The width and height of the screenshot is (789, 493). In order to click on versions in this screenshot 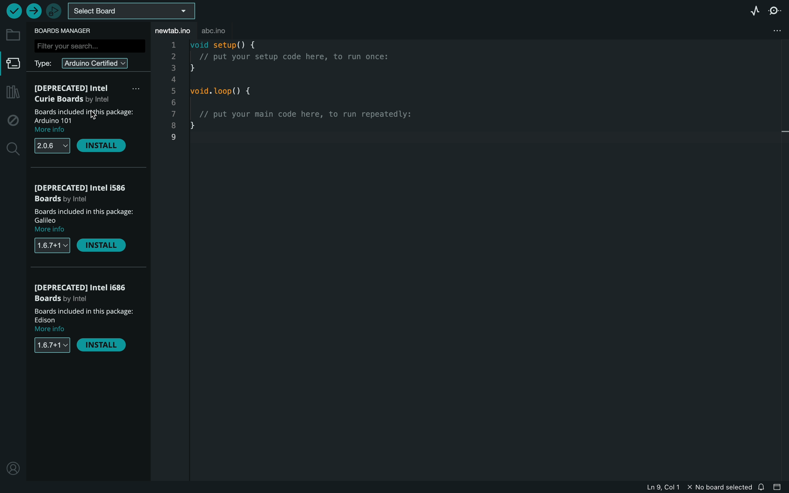, I will do `click(52, 347)`.